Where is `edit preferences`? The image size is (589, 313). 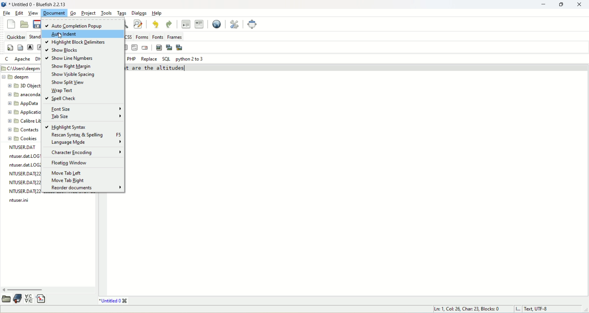
edit preferences is located at coordinates (233, 23).